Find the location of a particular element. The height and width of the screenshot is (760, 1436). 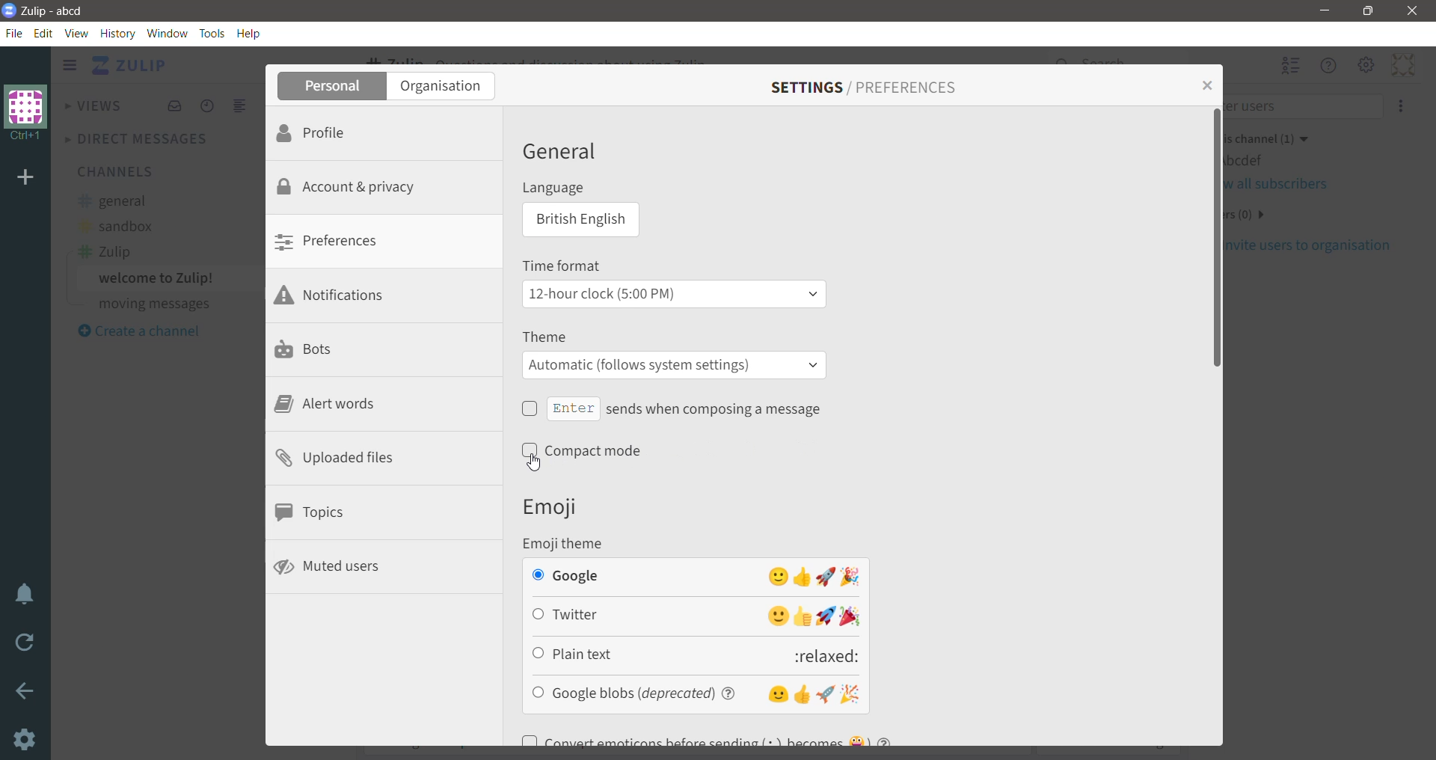

Go back is located at coordinates (25, 691).